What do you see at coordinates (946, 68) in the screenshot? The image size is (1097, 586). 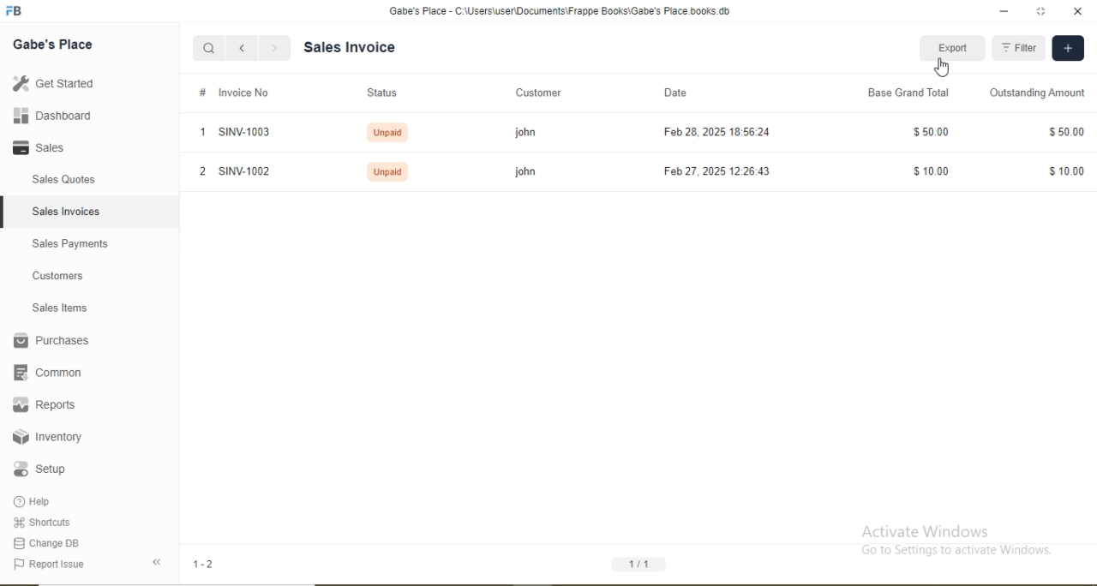 I see `cursor` at bounding box center [946, 68].